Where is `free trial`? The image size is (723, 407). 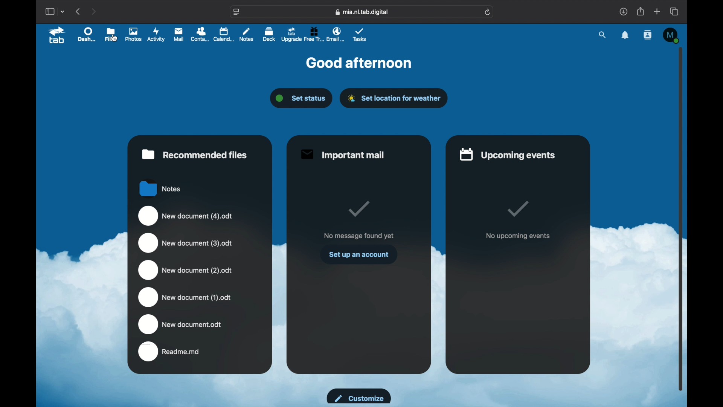
free trial is located at coordinates (314, 34).